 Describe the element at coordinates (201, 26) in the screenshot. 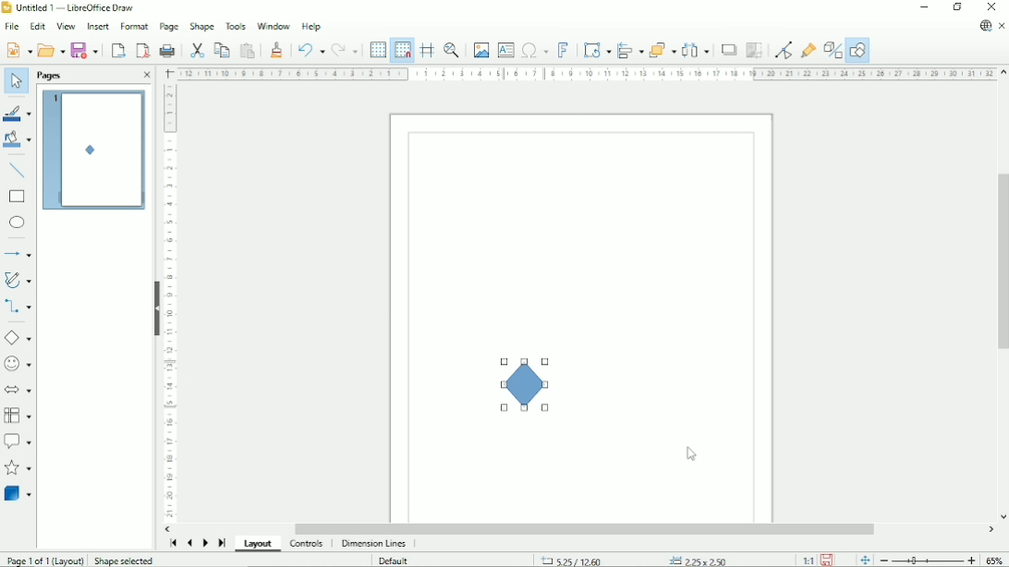

I see `Shape` at that location.